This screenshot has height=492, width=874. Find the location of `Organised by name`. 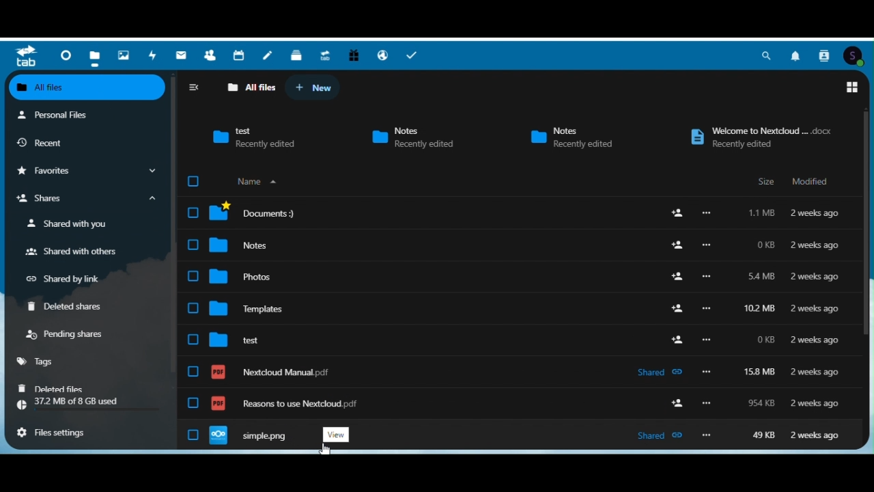

Organised by name is located at coordinates (256, 180).